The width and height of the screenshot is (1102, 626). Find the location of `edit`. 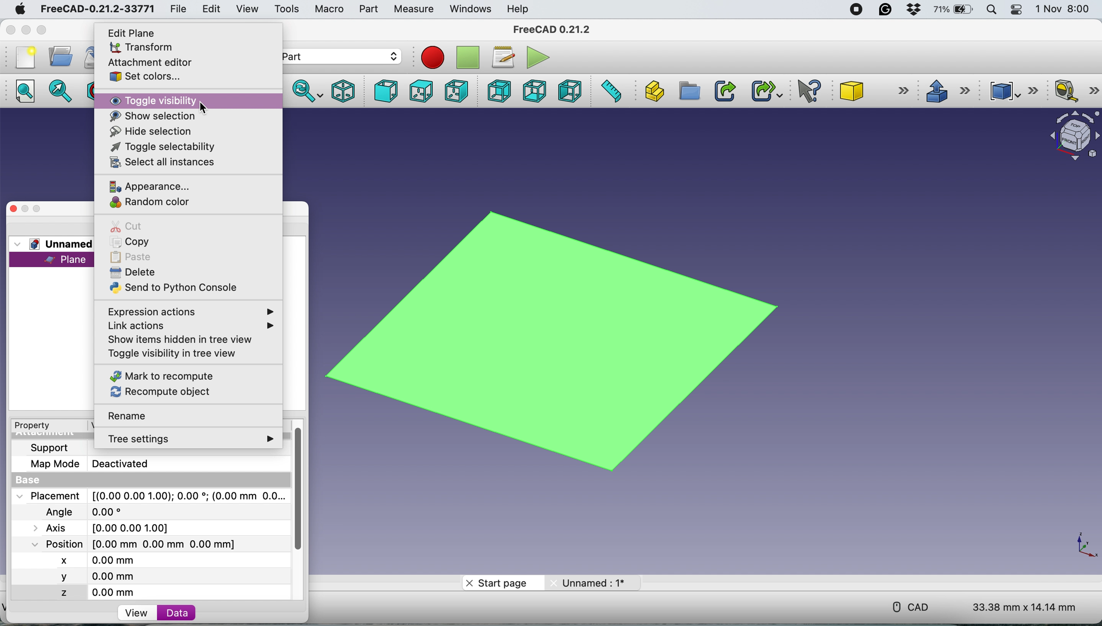

edit is located at coordinates (213, 10).